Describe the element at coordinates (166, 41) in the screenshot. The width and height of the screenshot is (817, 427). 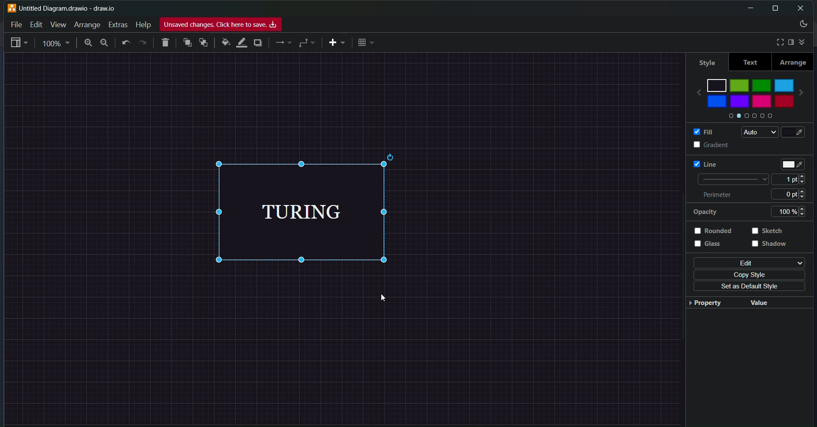
I see `delete` at that location.